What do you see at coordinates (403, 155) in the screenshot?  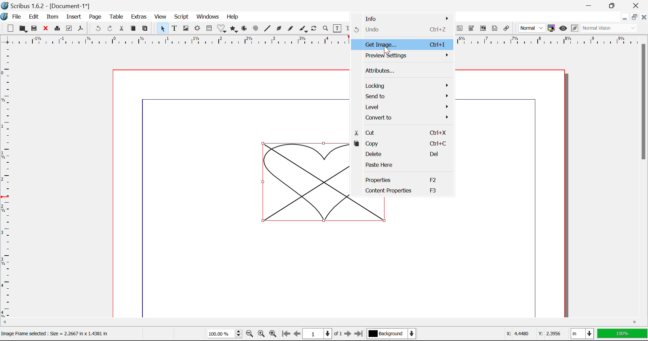 I see `Delete` at bounding box center [403, 155].